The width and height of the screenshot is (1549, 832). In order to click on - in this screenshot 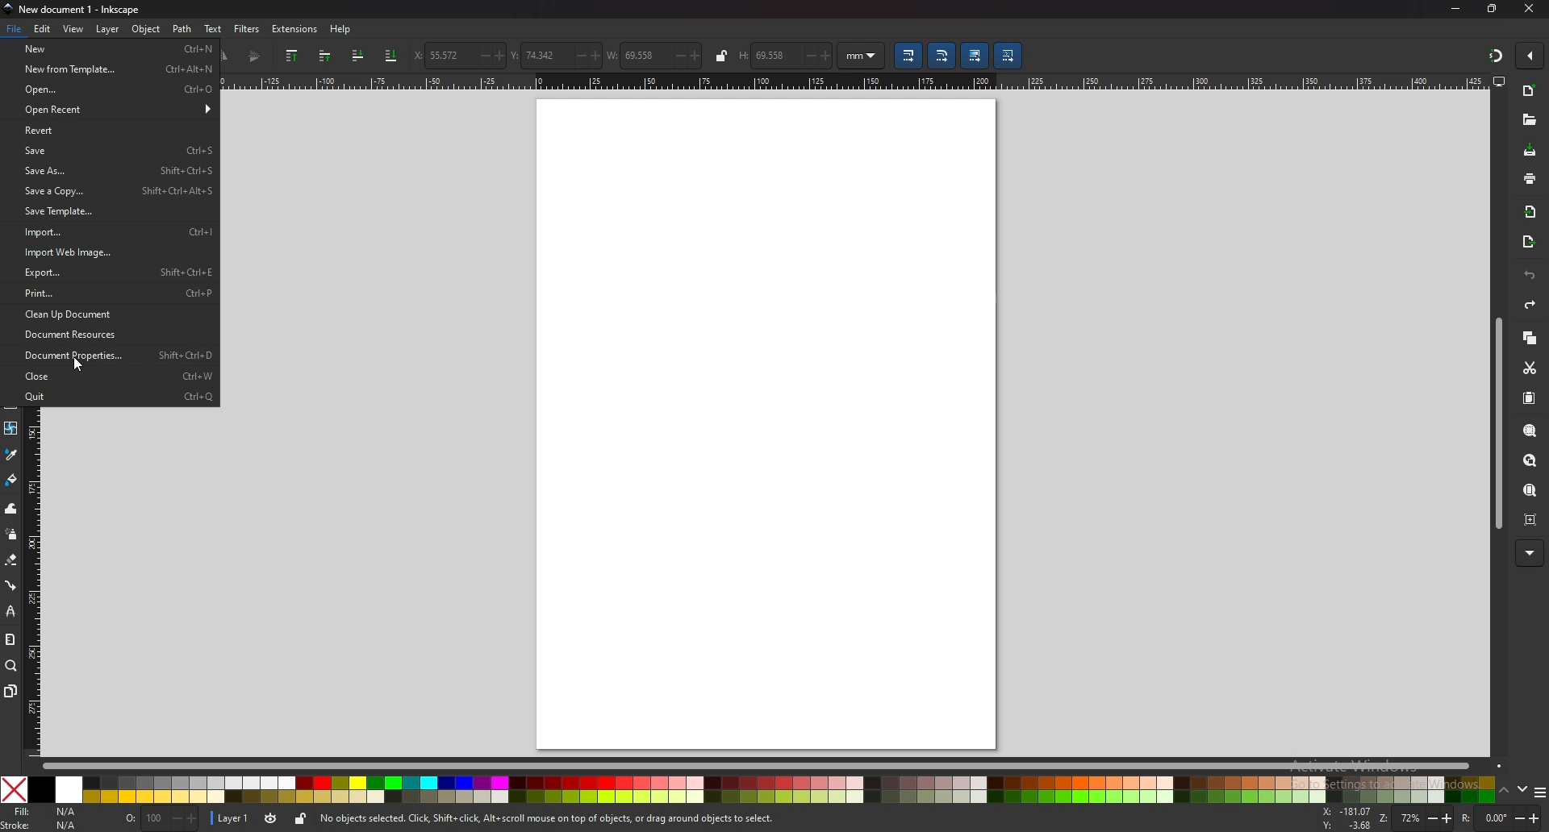, I will do `click(676, 56)`.